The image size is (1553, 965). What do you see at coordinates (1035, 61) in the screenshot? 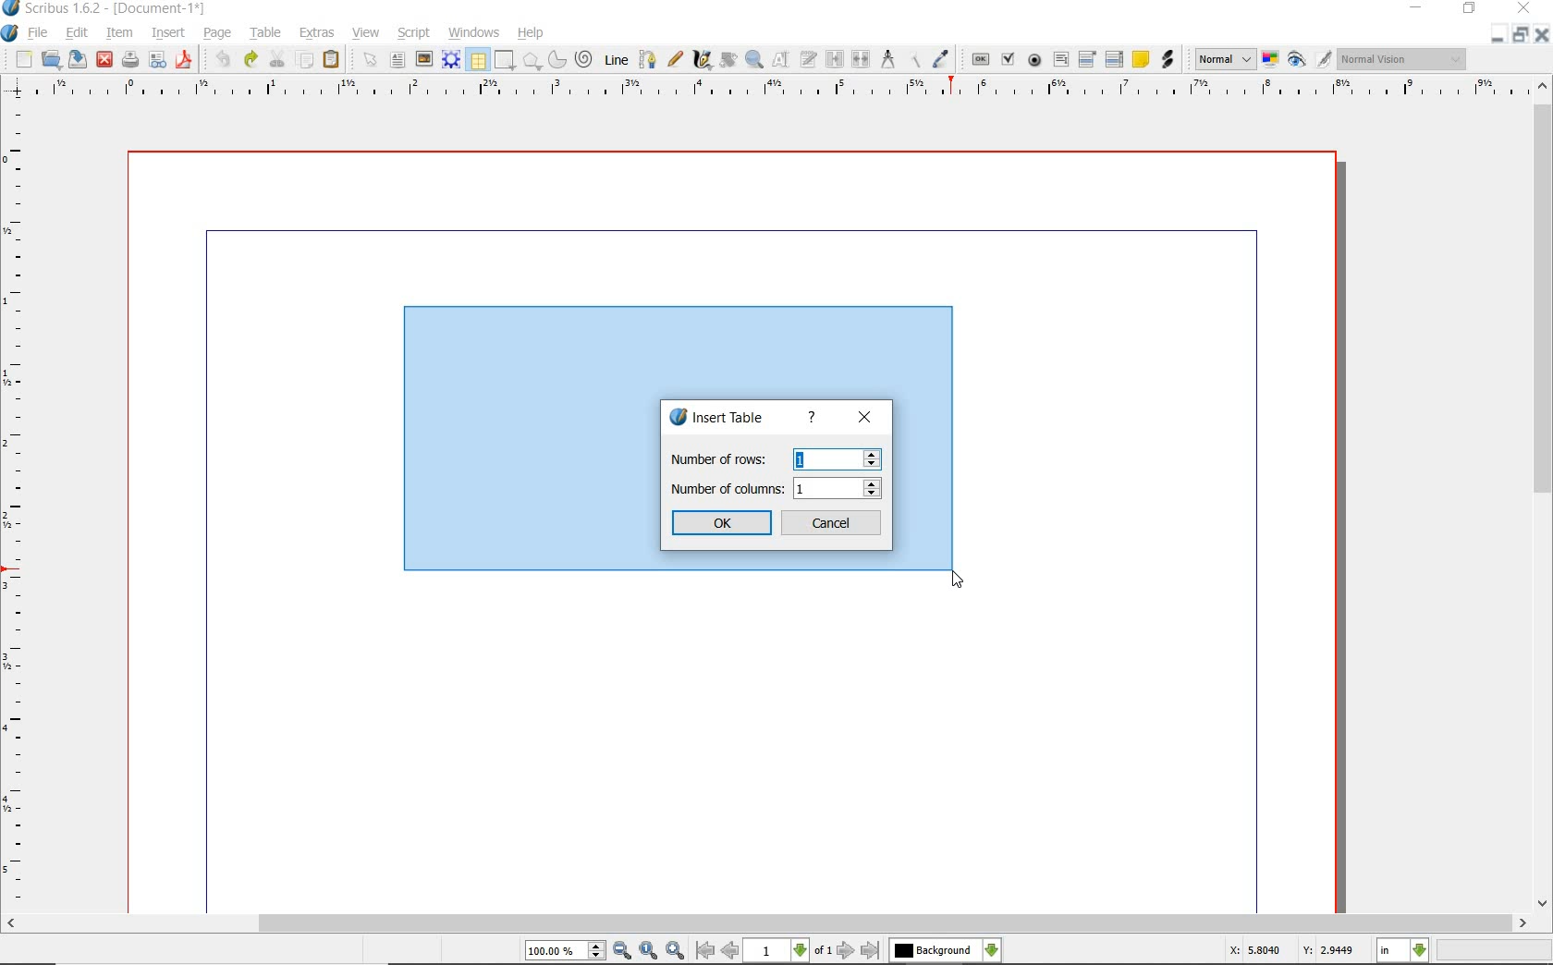
I see `pdf radio box` at bounding box center [1035, 61].